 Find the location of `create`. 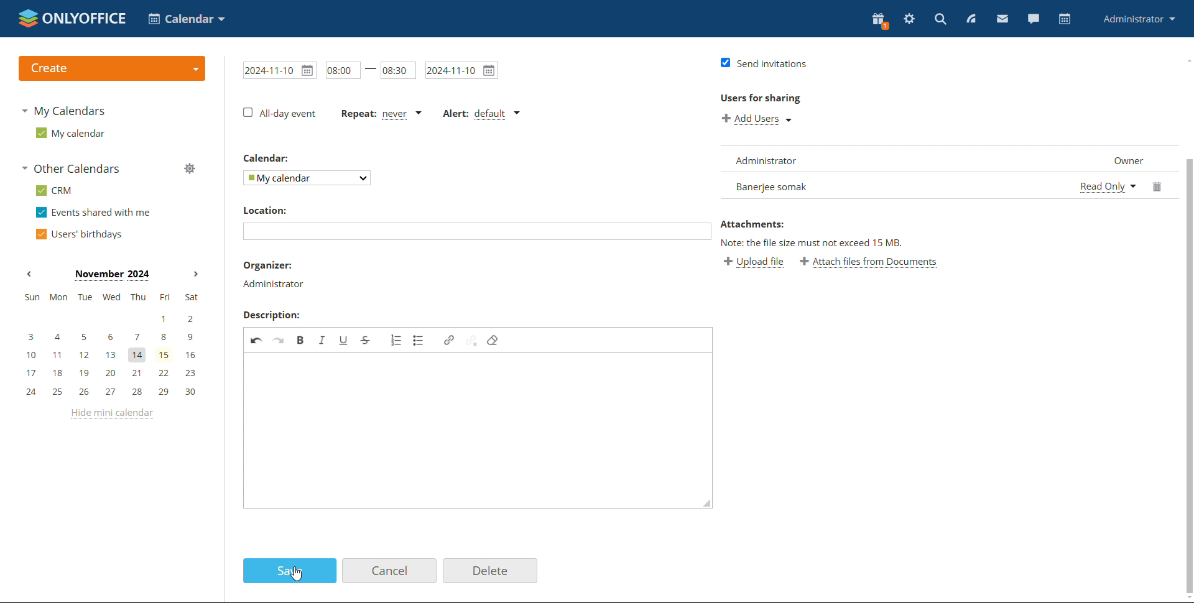

create is located at coordinates (111, 68).